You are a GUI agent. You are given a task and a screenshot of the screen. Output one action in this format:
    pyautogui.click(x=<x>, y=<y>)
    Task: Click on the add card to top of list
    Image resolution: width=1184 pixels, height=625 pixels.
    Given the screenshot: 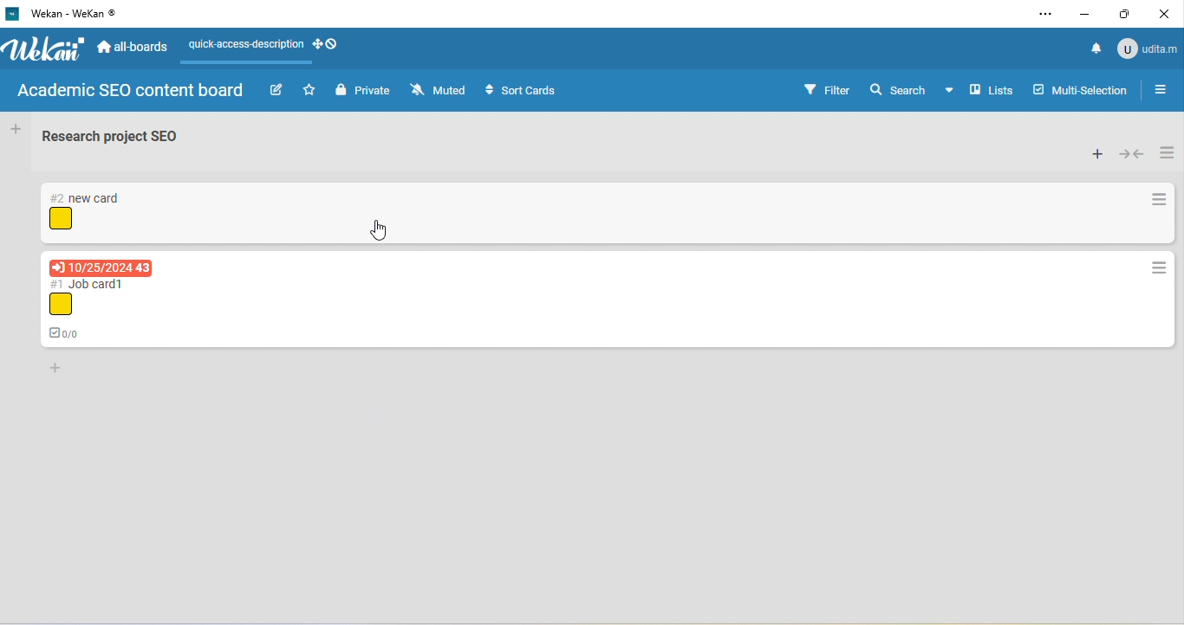 What is the action you would take?
    pyautogui.click(x=1096, y=154)
    